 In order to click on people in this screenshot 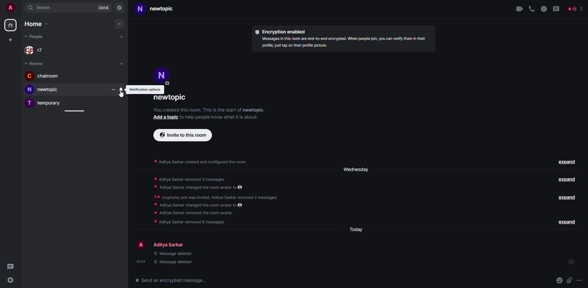, I will do `click(36, 51)`.